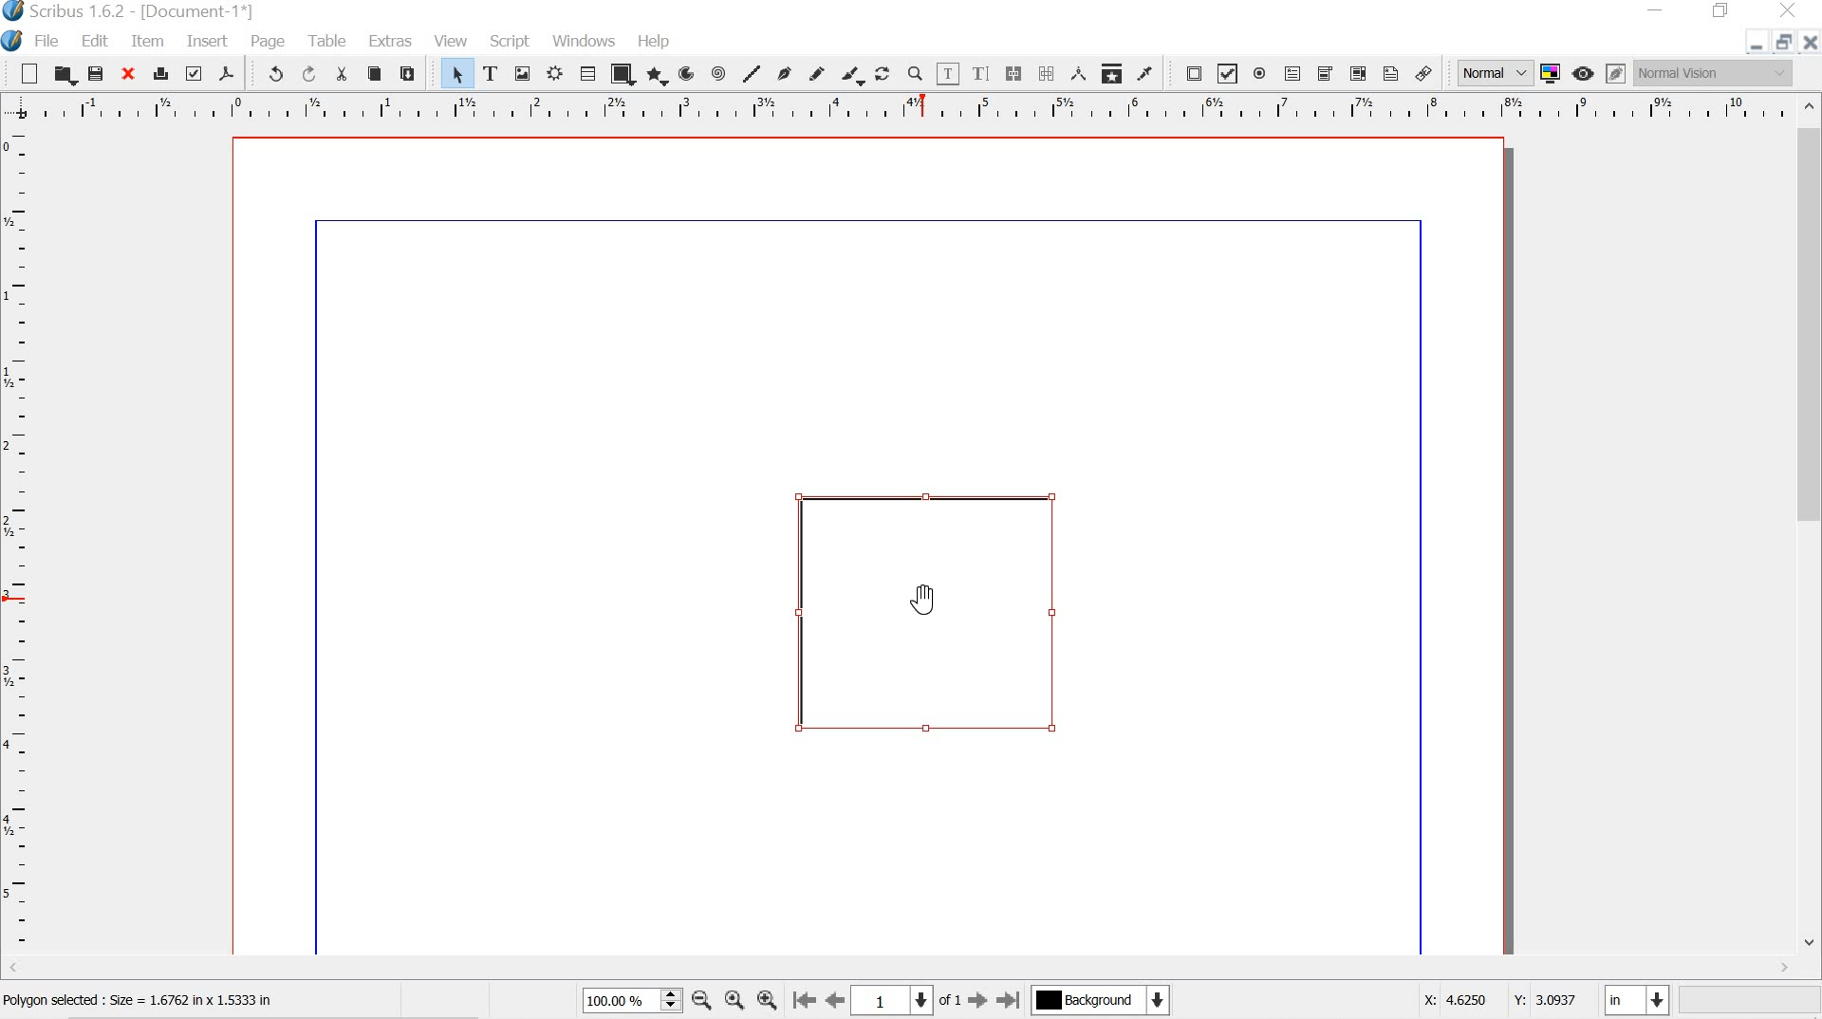  What do you see at coordinates (511, 39) in the screenshot?
I see `SCRIPT` at bounding box center [511, 39].